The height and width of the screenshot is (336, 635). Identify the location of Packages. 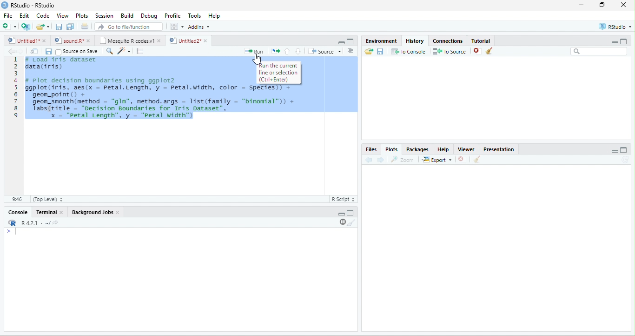
(417, 150).